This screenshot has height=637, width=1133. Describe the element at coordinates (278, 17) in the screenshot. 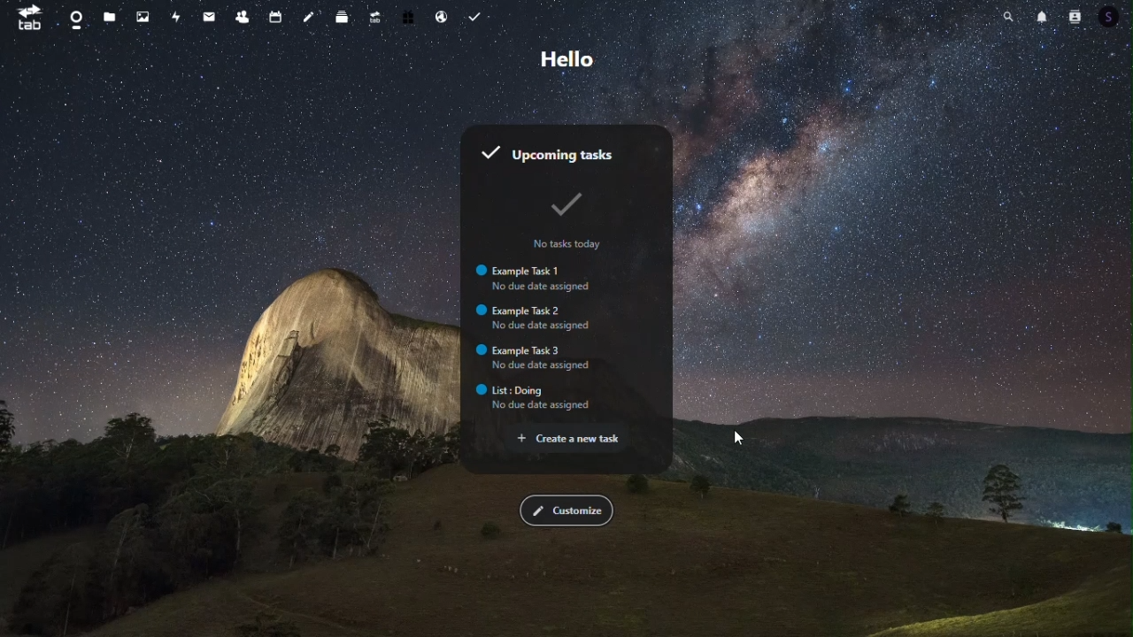

I see `calendar` at that location.